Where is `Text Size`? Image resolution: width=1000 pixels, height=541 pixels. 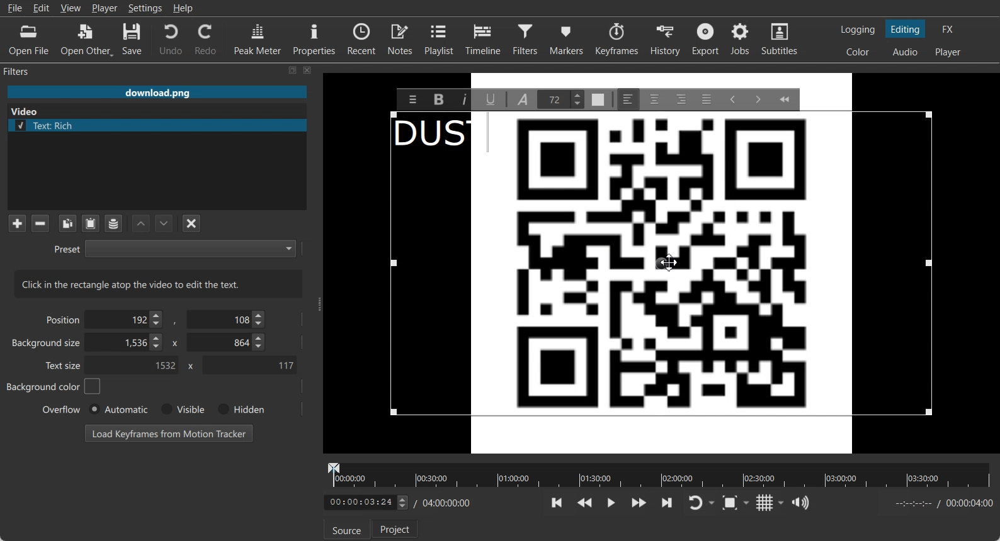 Text Size is located at coordinates (560, 99).